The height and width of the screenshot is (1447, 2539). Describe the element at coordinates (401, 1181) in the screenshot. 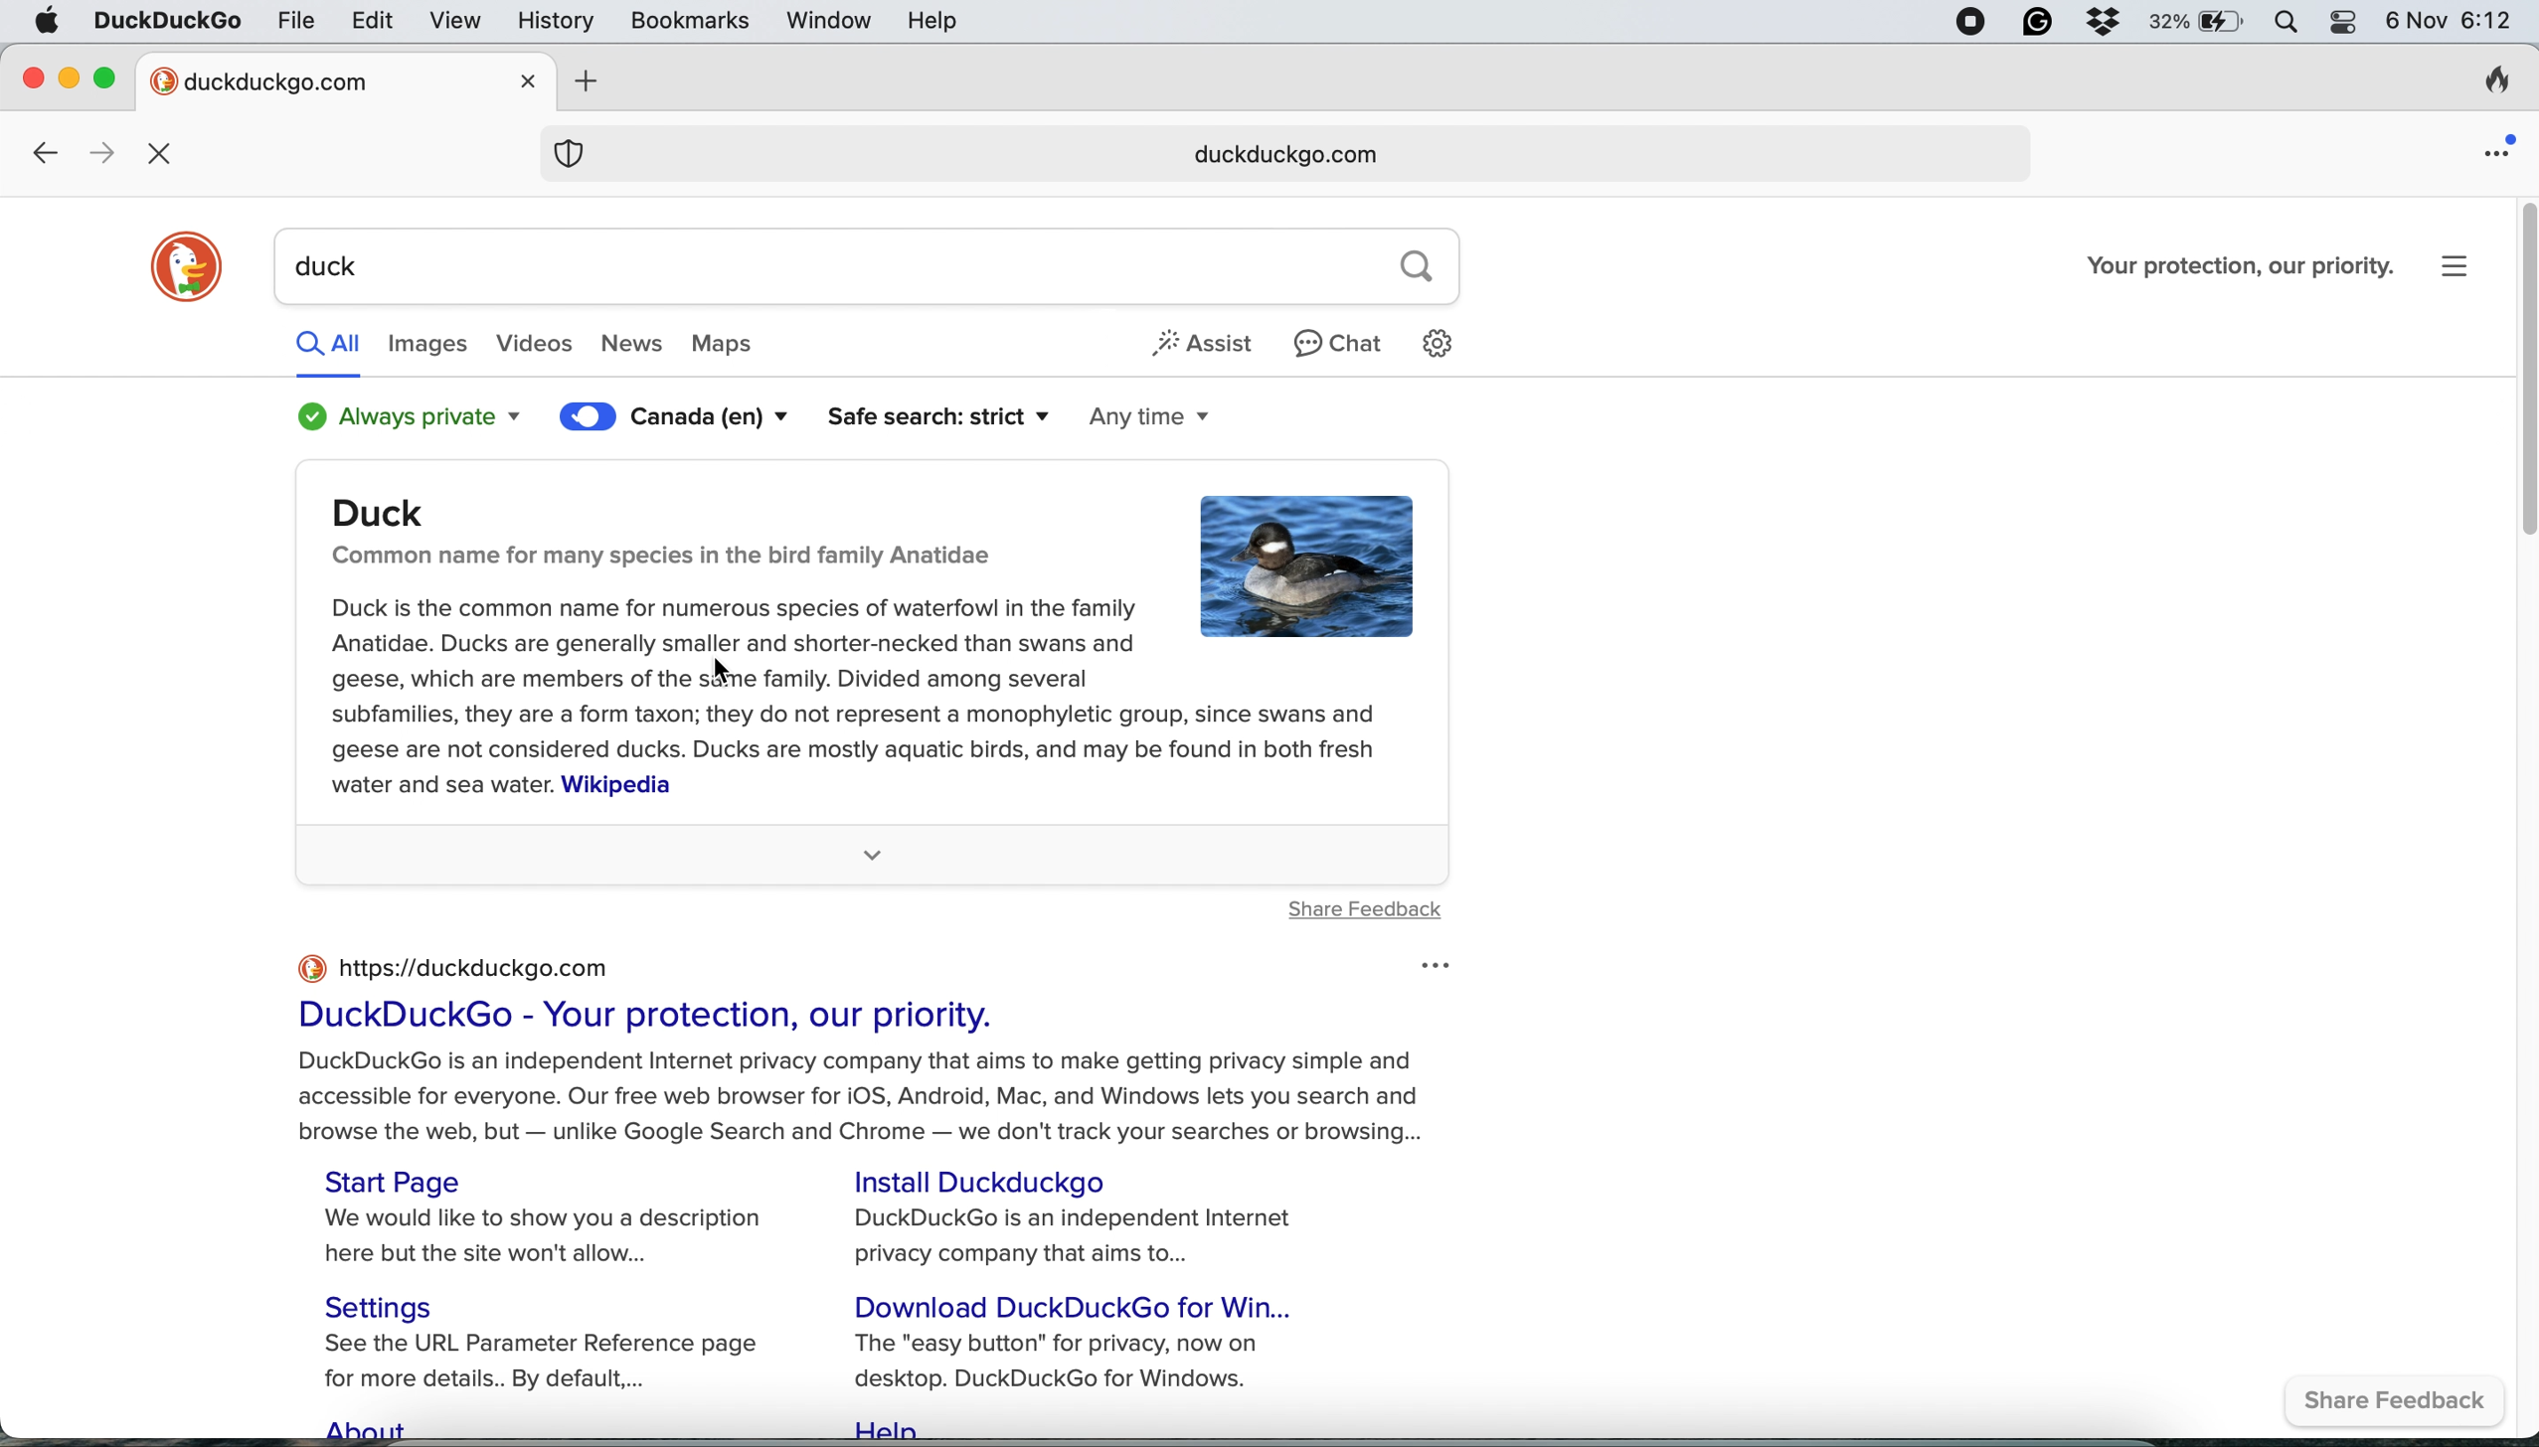

I see `Start Page` at that location.